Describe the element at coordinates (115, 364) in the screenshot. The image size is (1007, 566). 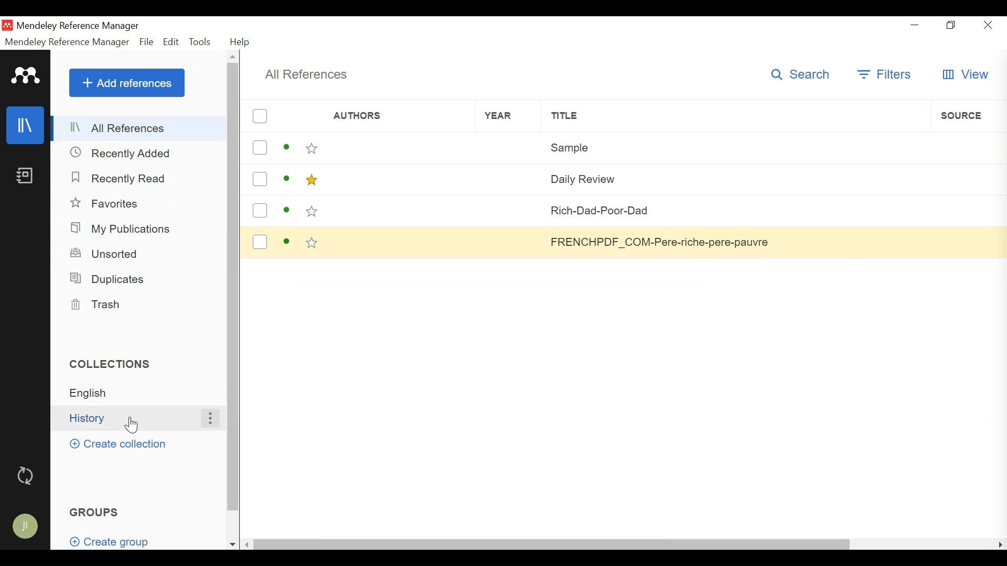
I see `Collections` at that location.